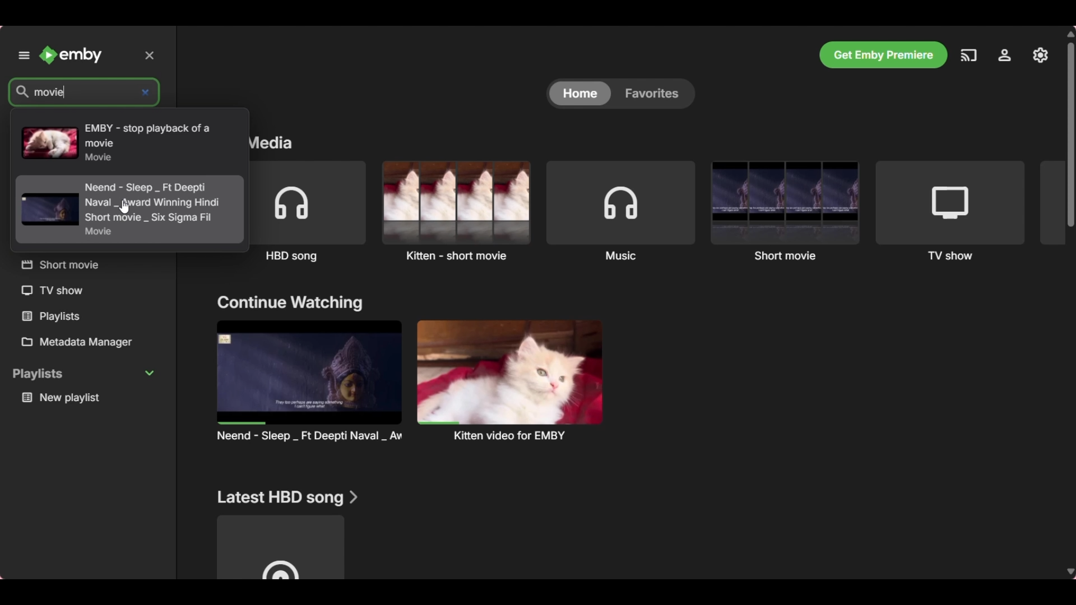  Describe the element at coordinates (615, 94) in the screenshot. I see `Toggle between Home and Favorites` at that location.